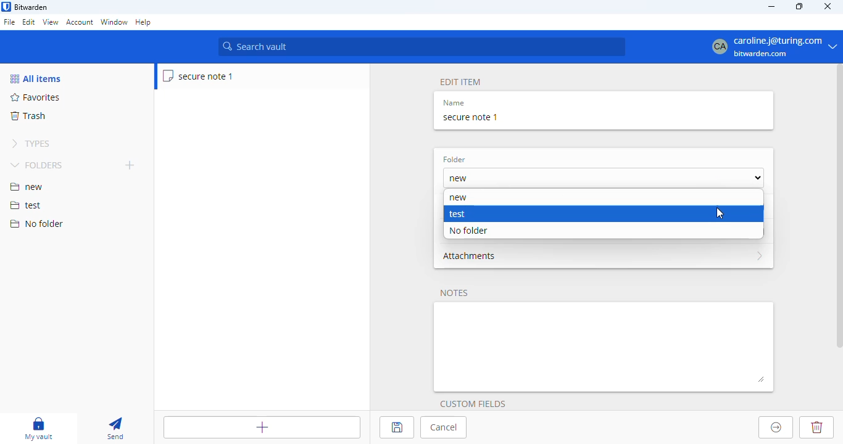  I want to click on folder, so click(454, 160).